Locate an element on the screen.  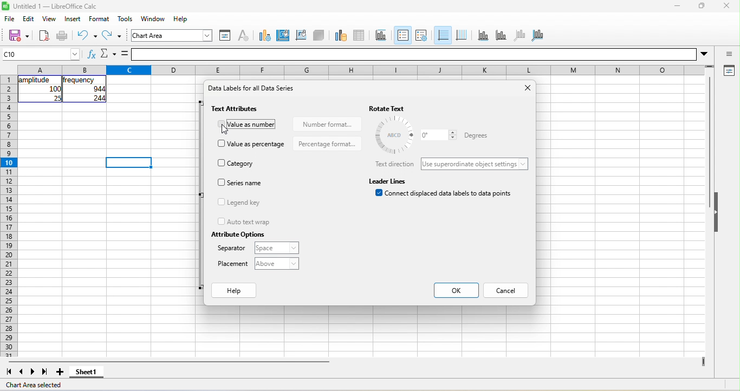
space is located at coordinates (275, 248).